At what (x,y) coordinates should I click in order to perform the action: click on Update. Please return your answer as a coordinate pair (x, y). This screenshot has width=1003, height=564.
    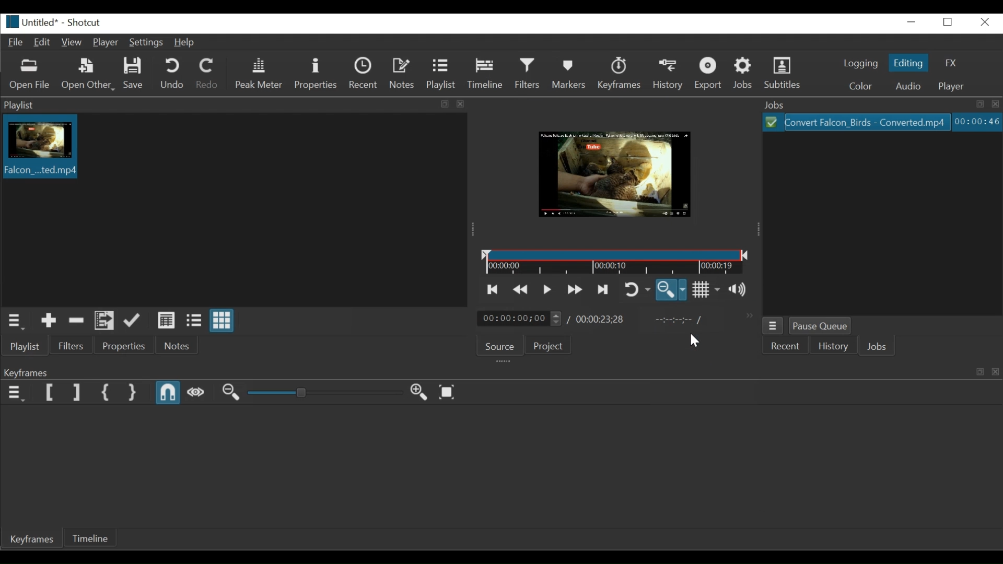
    Looking at the image, I should click on (130, 321).